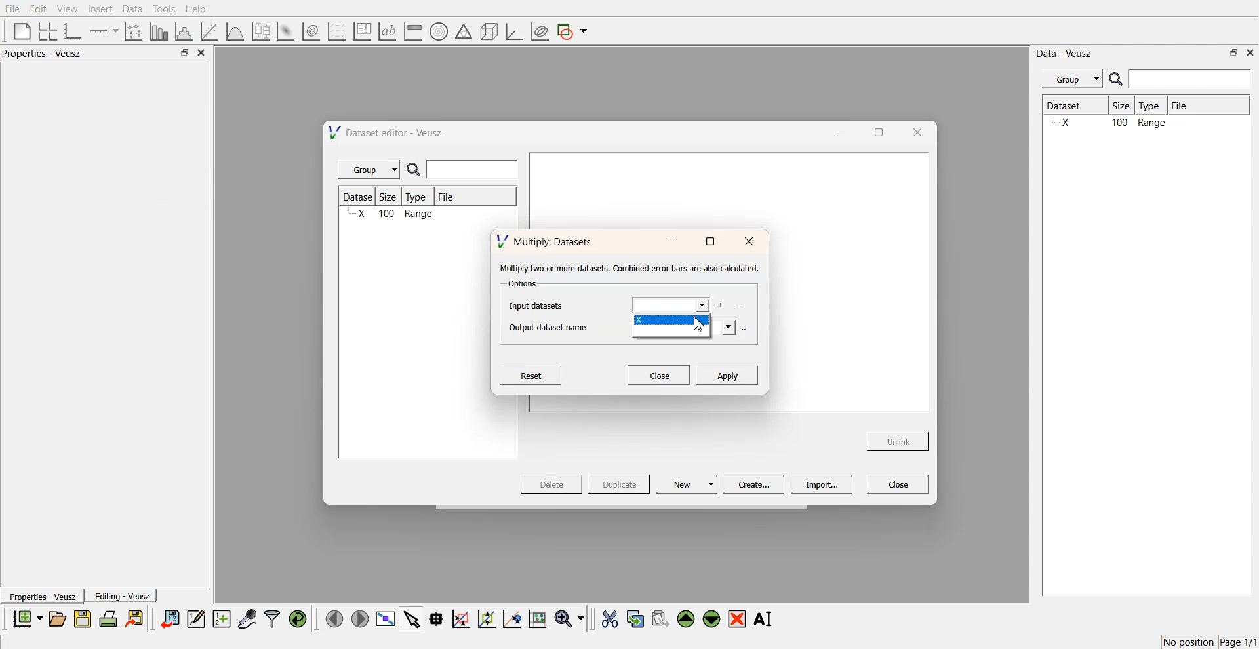 Image resolution: width=1259 pixels, height=649 pixels. What do you see at coordinates (1125, 107) in the screenshot?
I see `Size` at bounding box center [1125, 107].